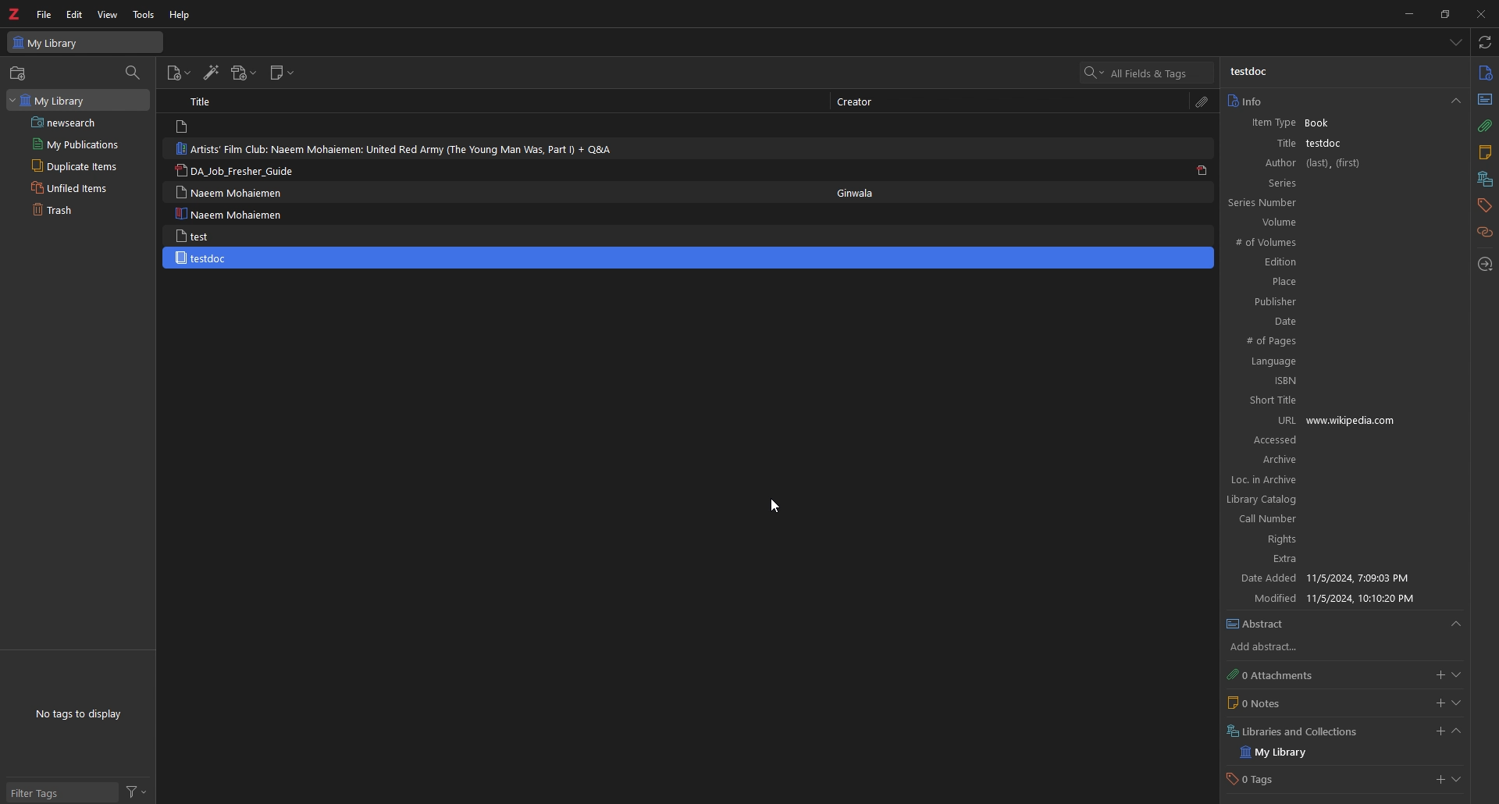 The image size is (1499, 804). What do you see at coordinates (1454, 41) in the screenshot?
I see `list all items` at bounding box center [1454, 41].